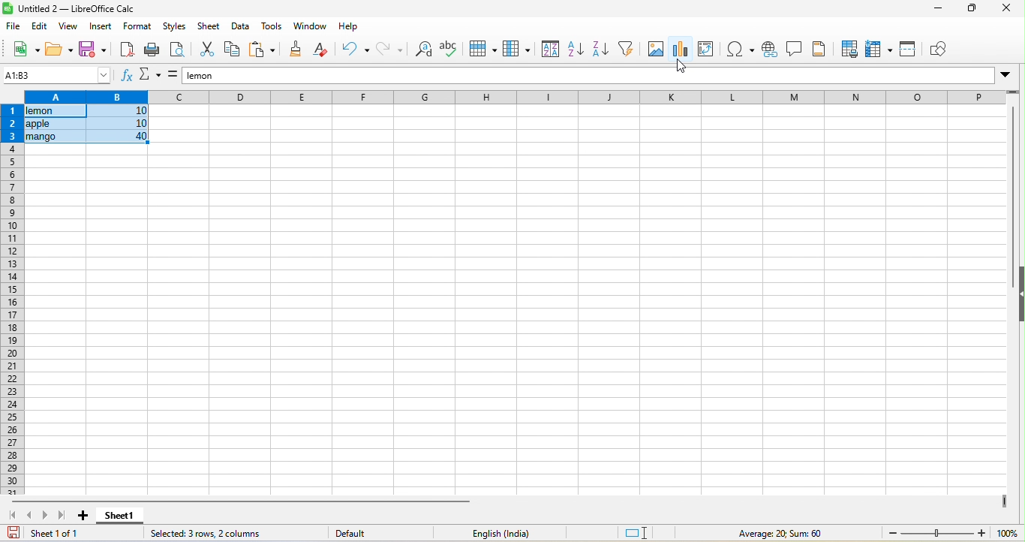  What do you see at coordinates (321, 51) in the screenshot?
I see `clear direct formatting` at bounding box center [321, 51].